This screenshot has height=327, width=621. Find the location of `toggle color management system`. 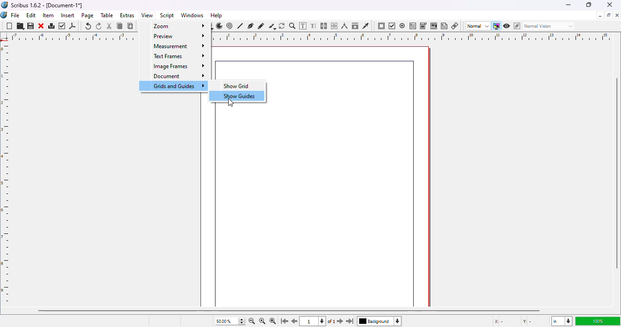

toggle color management system is located at coordinates (496, 26).